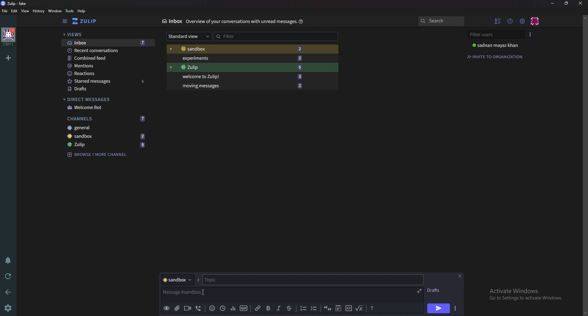  What do you see at coordinates (535, 21) in the screenshot?
I see `Personal menu` at bounding box center [535, 21].